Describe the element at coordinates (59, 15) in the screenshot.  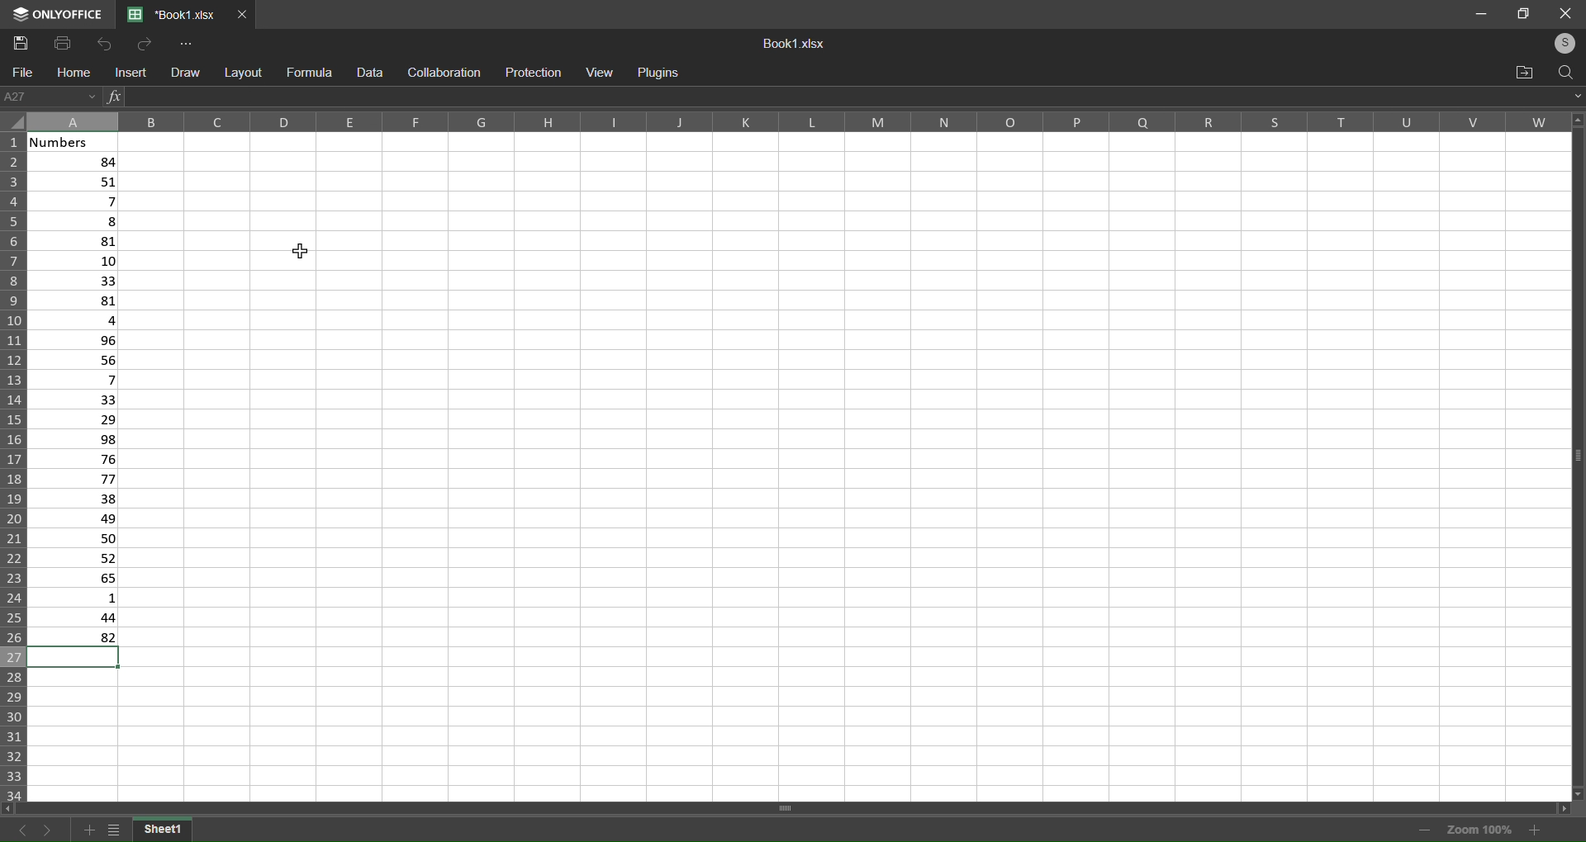
I see `Logo` at that location.